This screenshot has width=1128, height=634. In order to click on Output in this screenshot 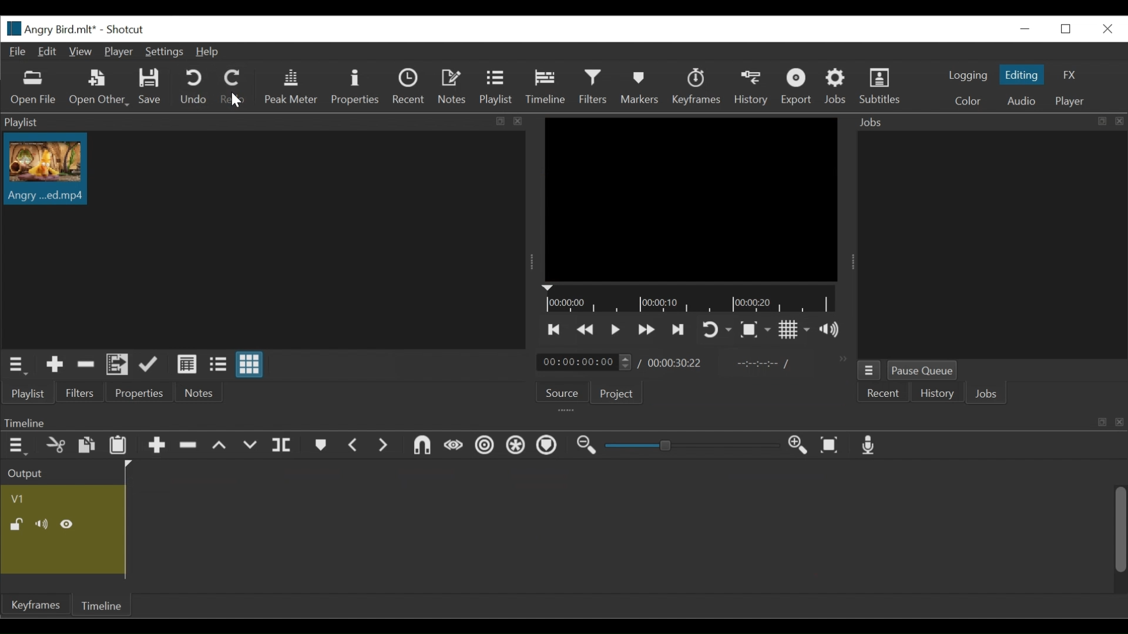, I will do `click(28, 474)`.